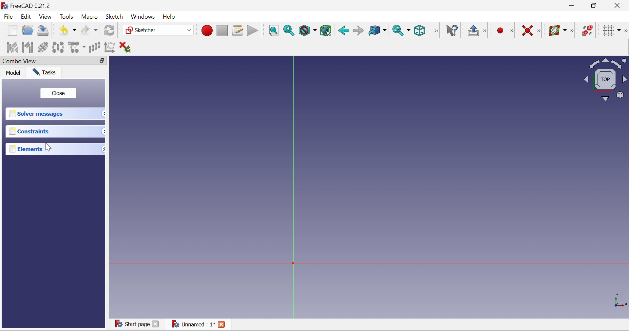  Describe the element at coordinates (103, 61) in the screenshot. I see `Restore down` at that location.